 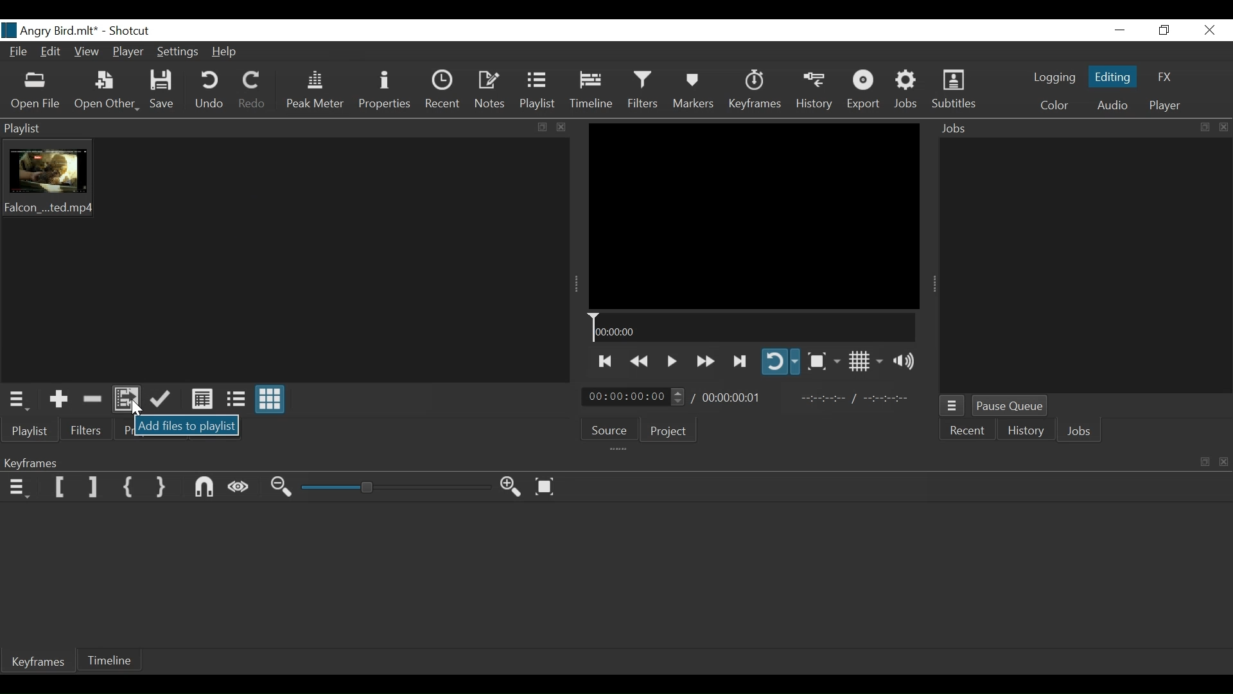 What do you see at coordinates (59, 486) in the screenshot?
I see `Set Filter Keyframe ` at bounding box center [59, 486].